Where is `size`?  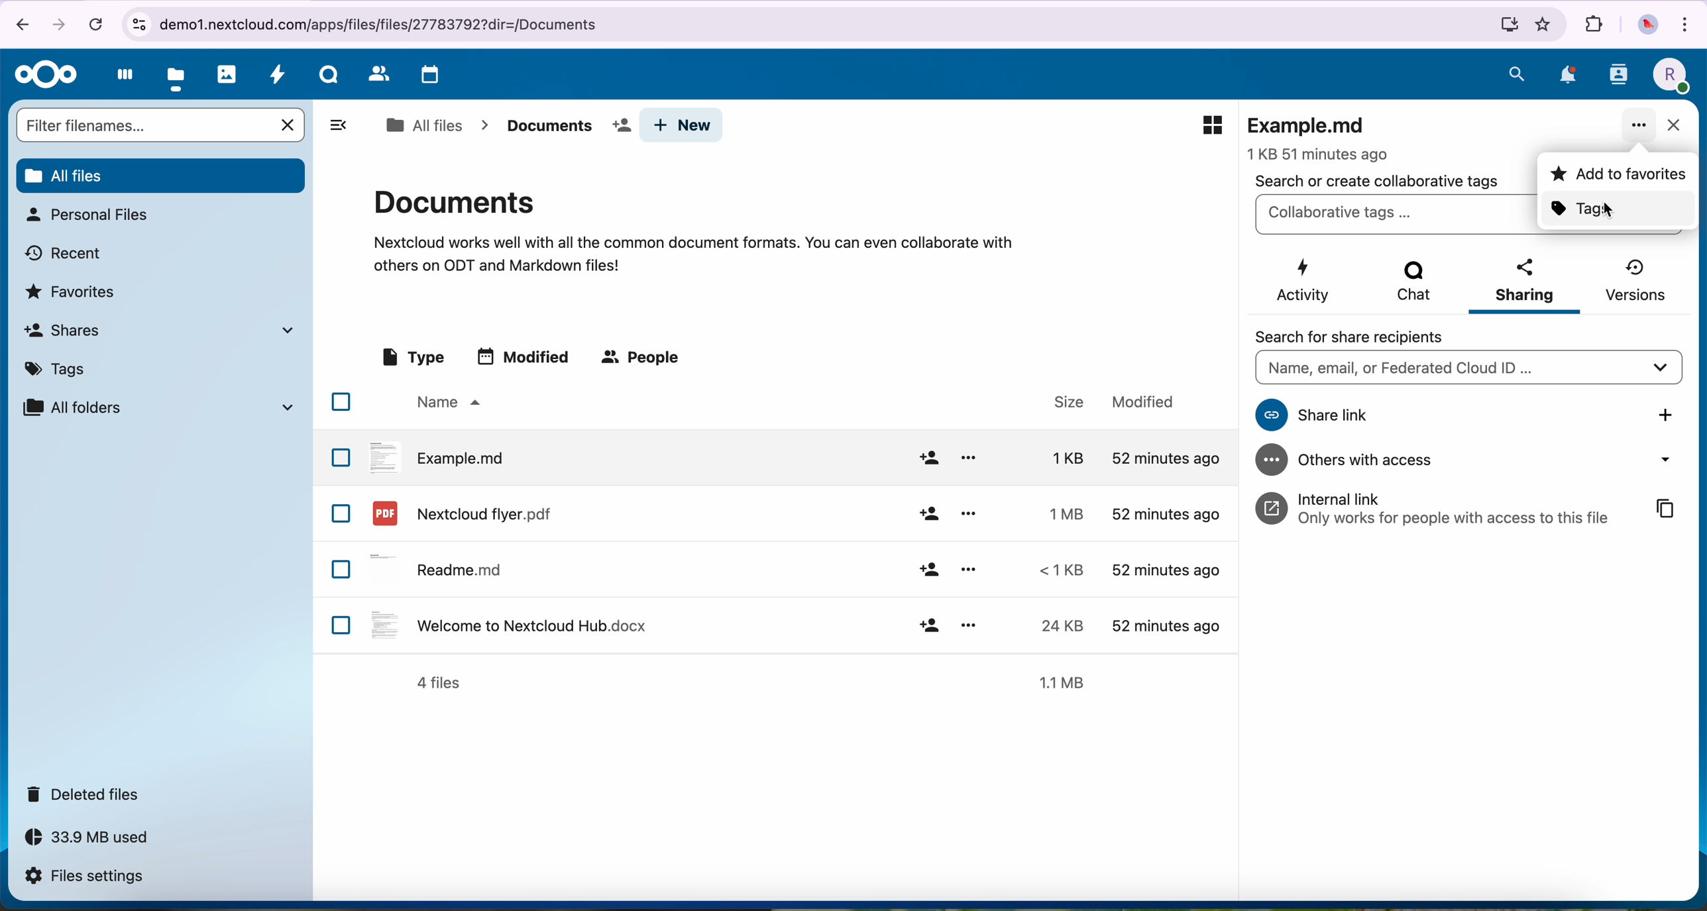 size is located at coordinates (1060, 513).